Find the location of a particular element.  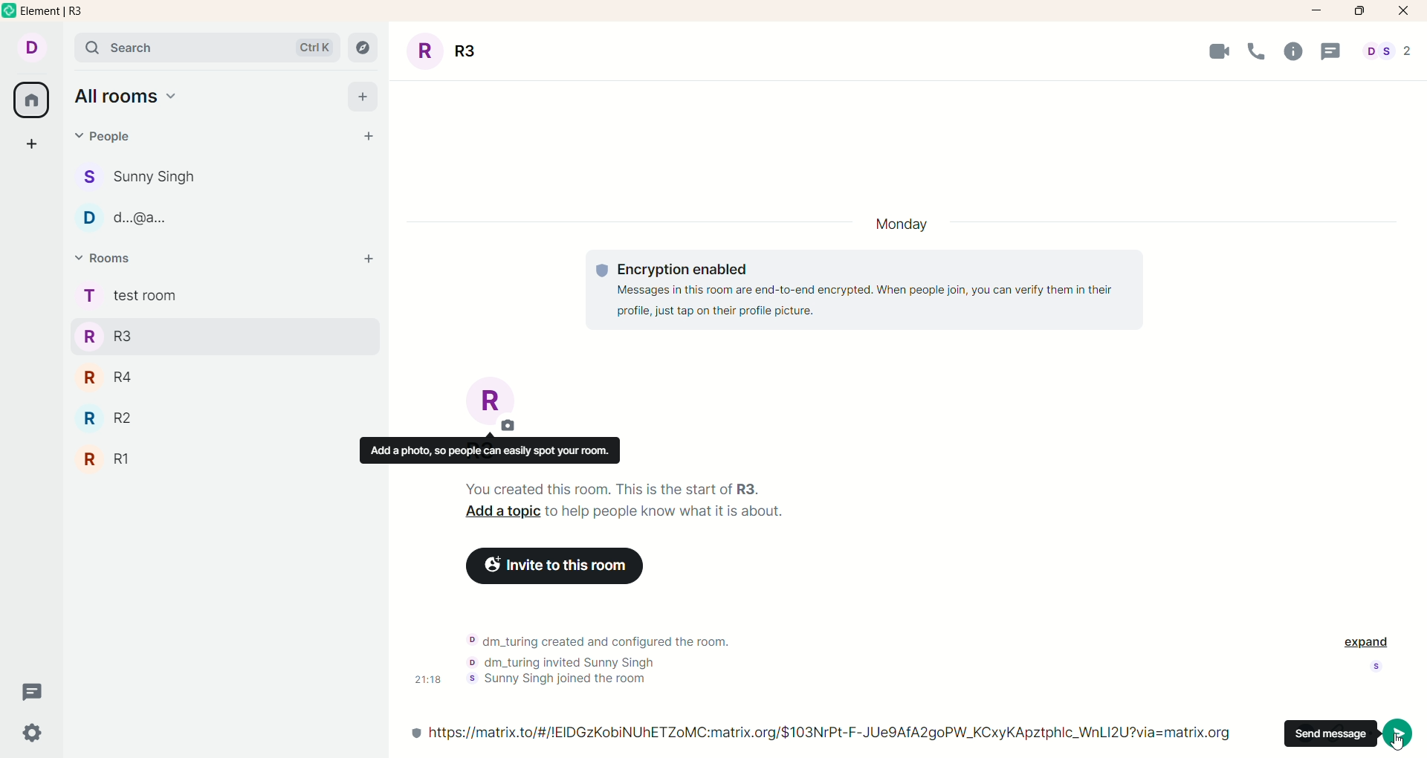

threads is located at coordinates (32, 693).